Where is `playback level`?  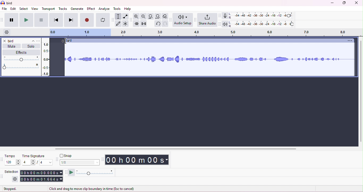 playback level is located at coordinates (261, 25).